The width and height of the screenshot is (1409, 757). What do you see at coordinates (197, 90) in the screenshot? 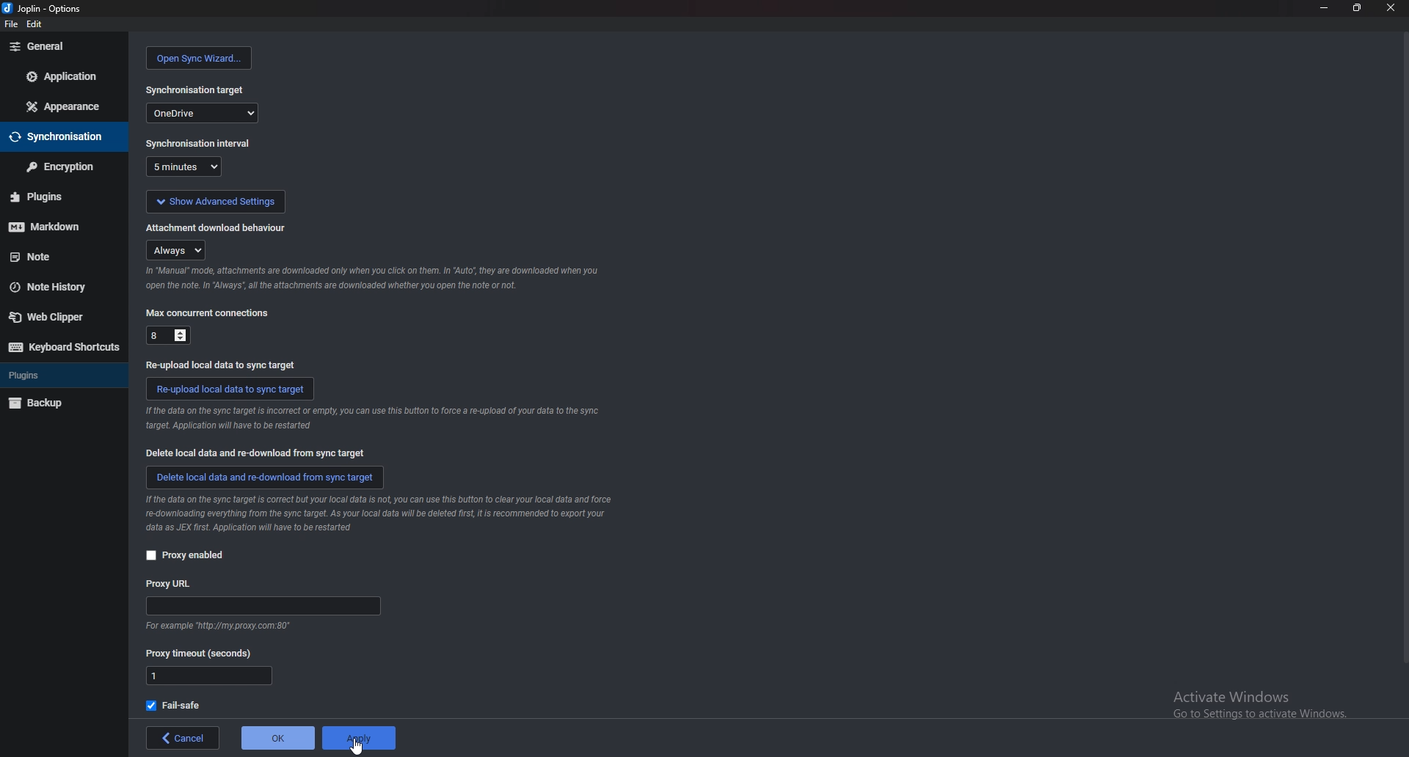
I see `sync target` at bounding box center [197, 90].